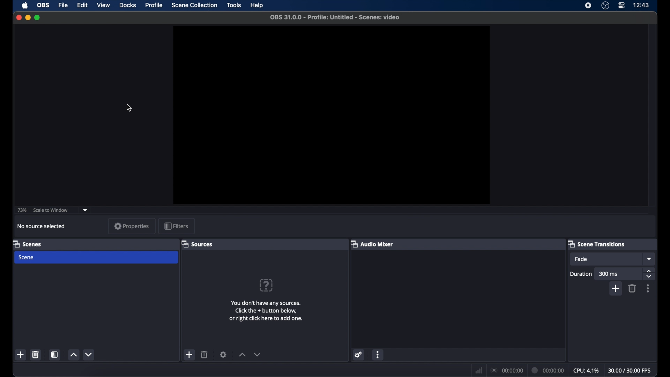  Describe the element at coordinates (243, 354) in the screenshot. I see `increment` at that location.